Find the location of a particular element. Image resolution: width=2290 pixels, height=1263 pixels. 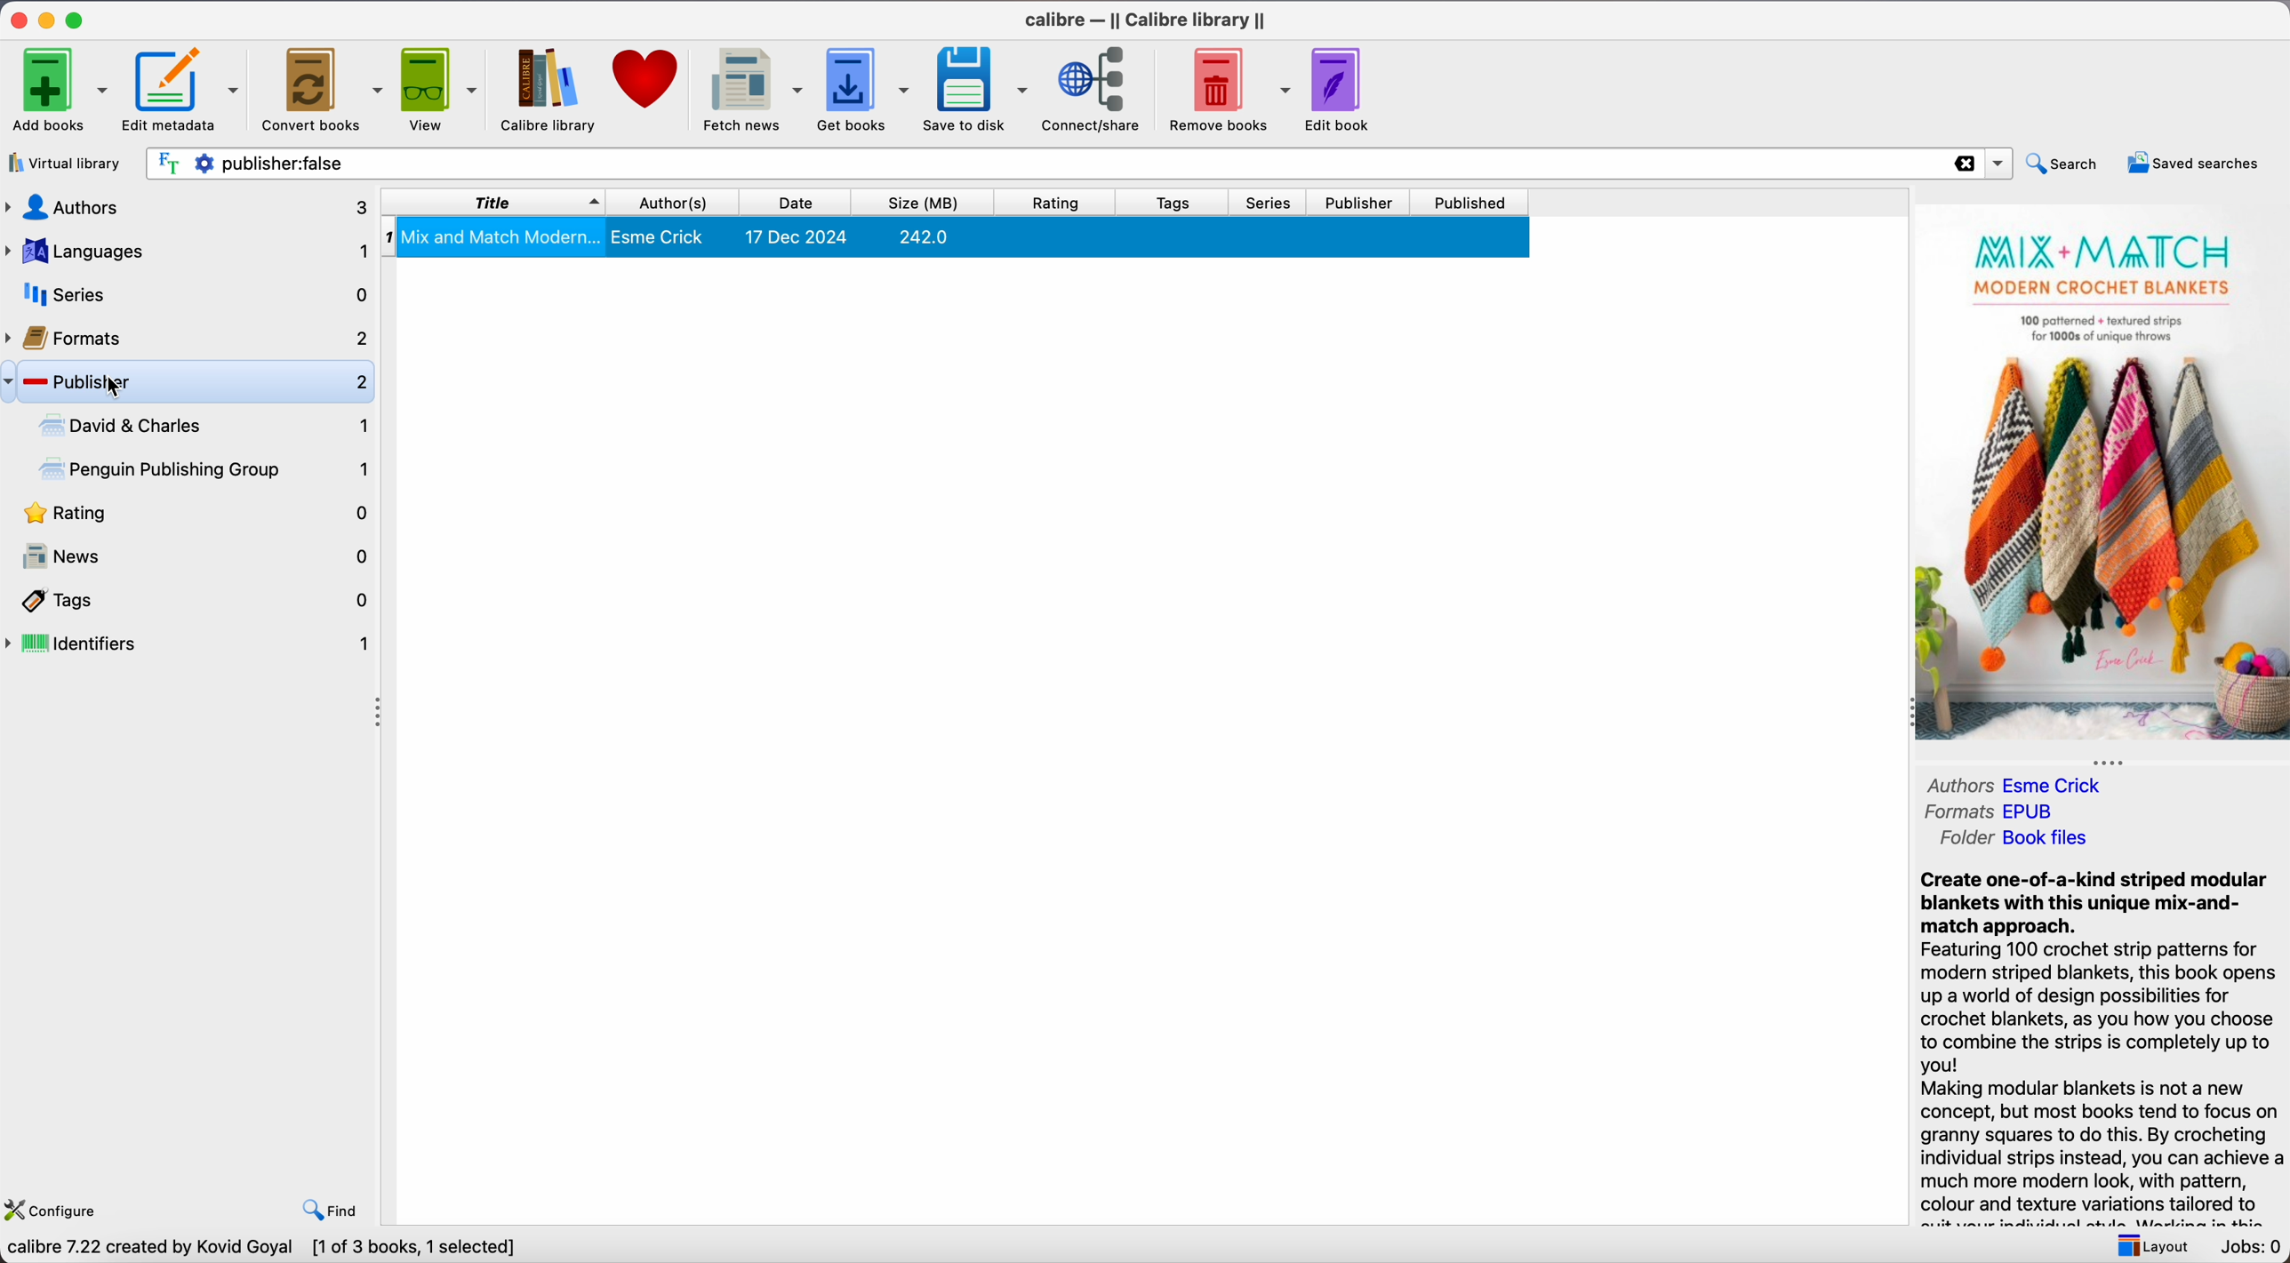

Calibre is located at coordinates (1148, 20).